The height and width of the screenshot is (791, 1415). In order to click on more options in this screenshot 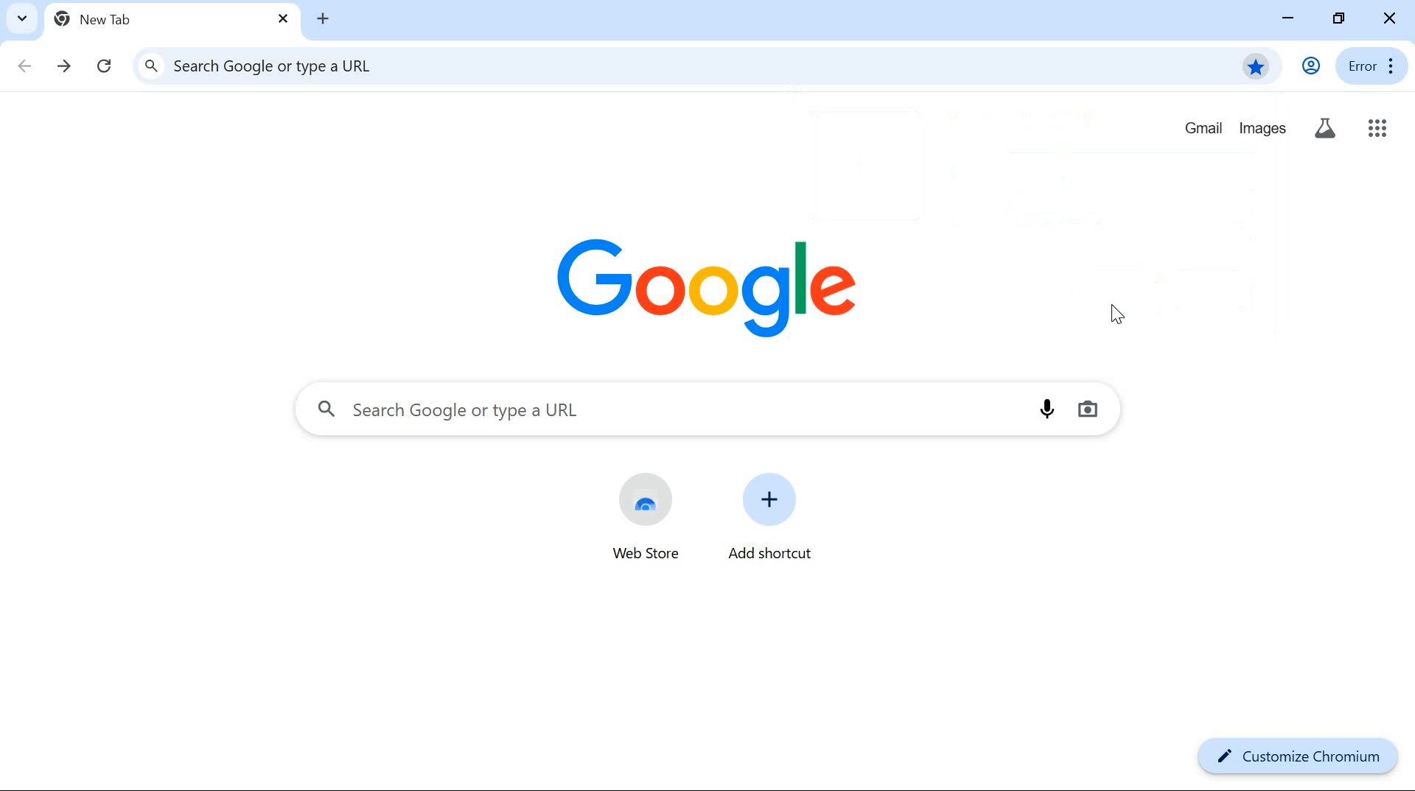, I will do `click(1393, 66)`.